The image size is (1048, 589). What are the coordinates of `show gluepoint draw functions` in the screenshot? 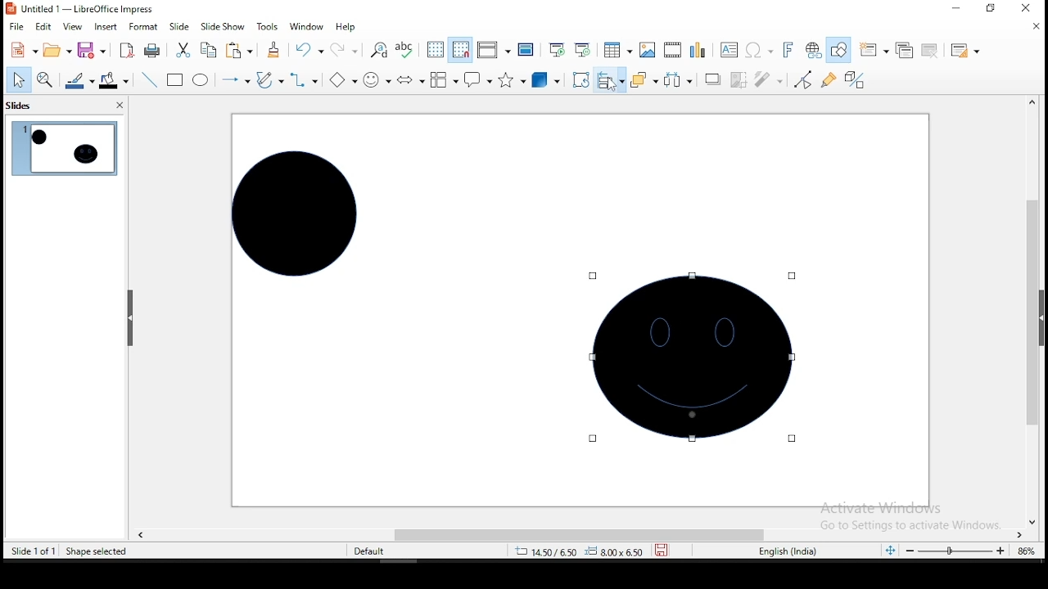 It's located at (830, 79).